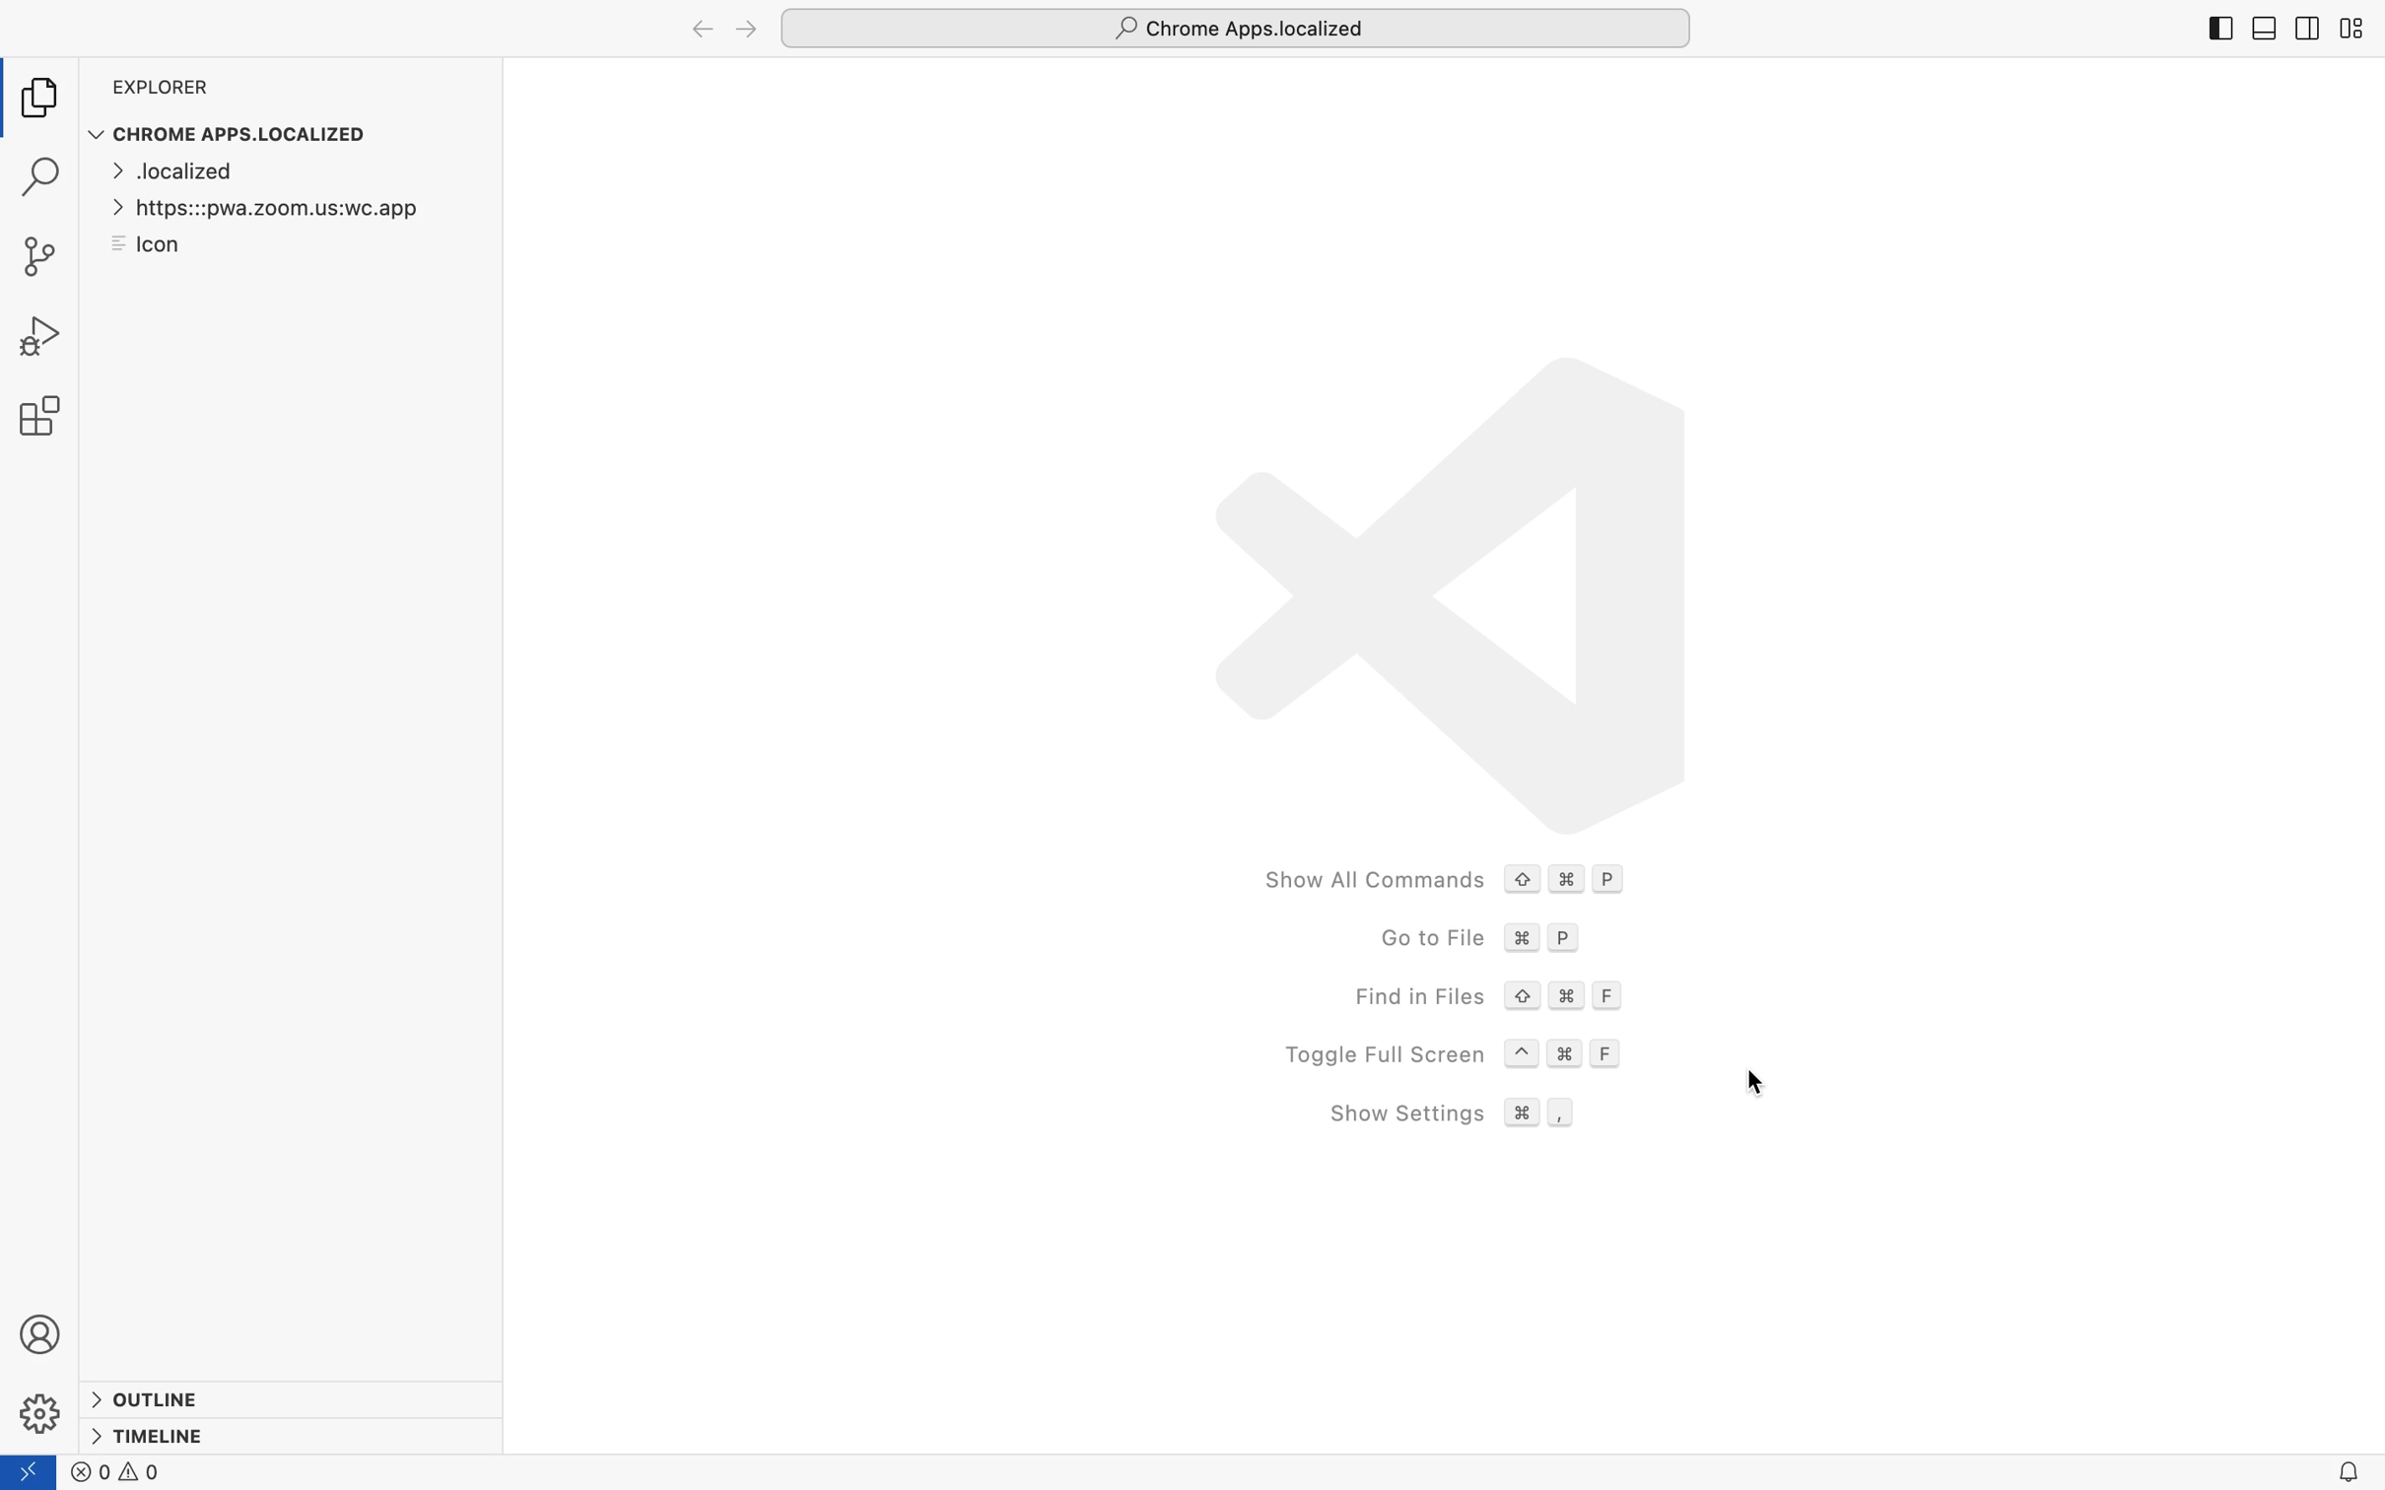 The height and width of the screenshot is (1490, 2385). What do you see at coordinates (43, 1333) in the screenshot?
I see `profile` at bounding box center [43, 1333].